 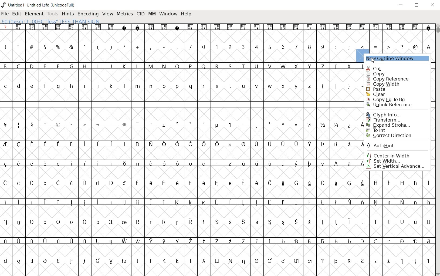 What do you see at coordinates (388, 84) in the screenshot?
I see `copy width` at bounding box center [388, 84].